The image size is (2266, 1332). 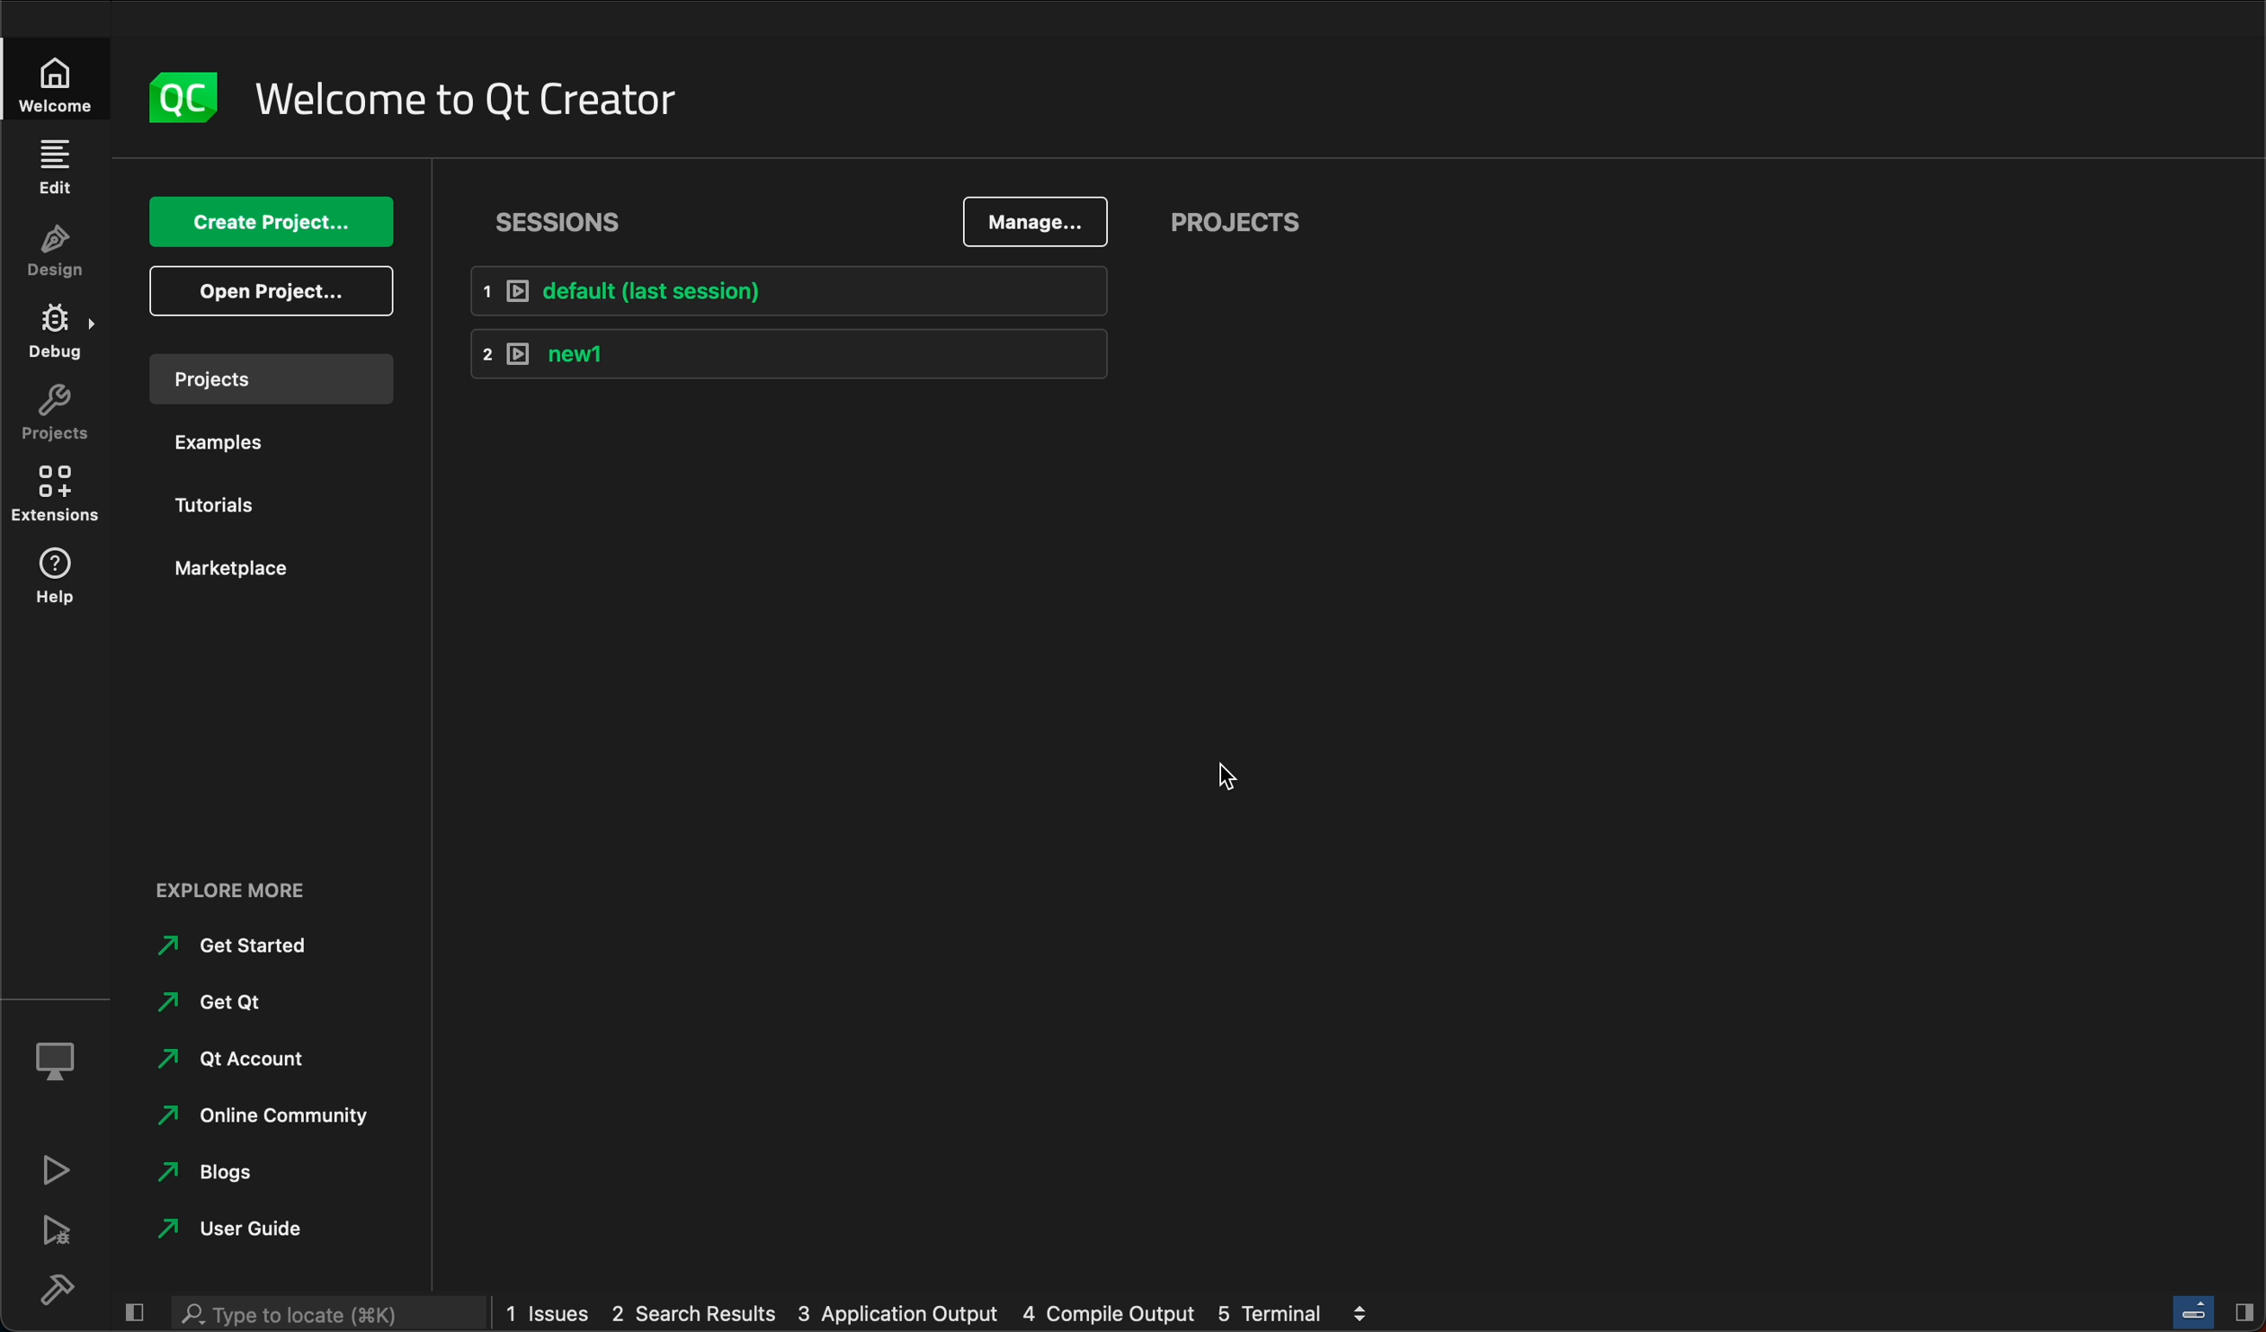 What do you see at coordinates (66, 82) in the screenshot?
I see `Welcome` at bounding box center [66, 82].